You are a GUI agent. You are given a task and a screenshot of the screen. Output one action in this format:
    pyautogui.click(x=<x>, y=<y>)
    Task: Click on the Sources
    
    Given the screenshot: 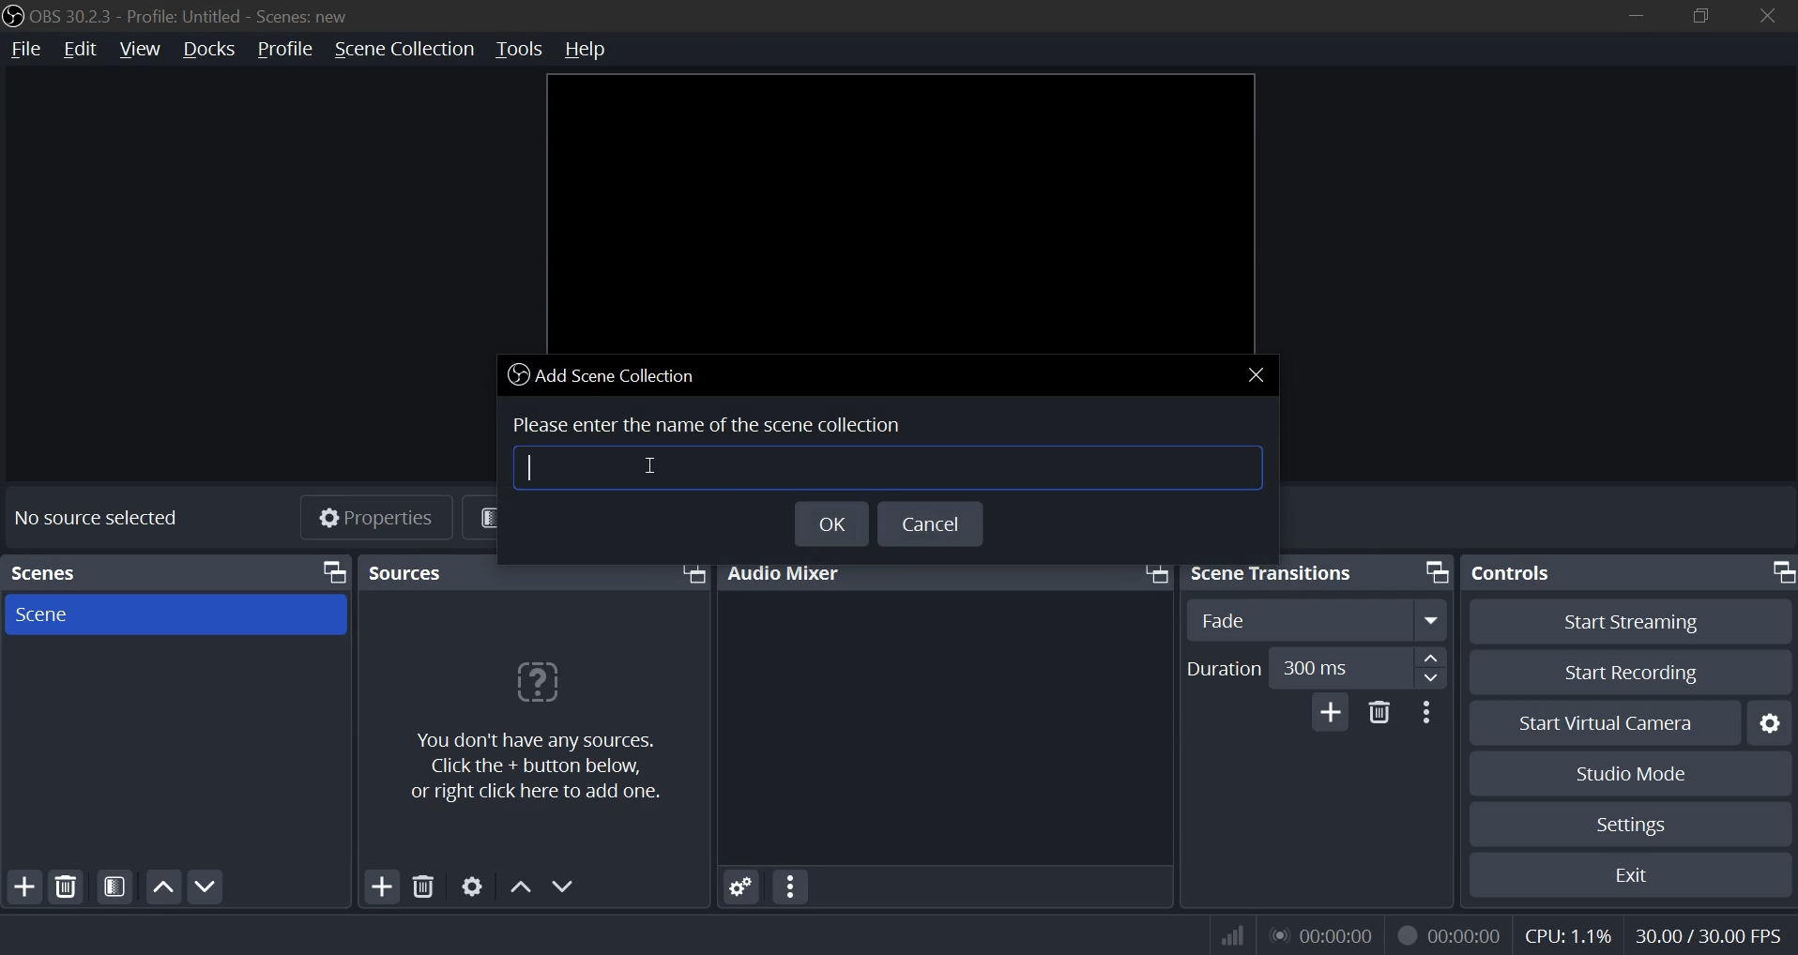 What is the action you would take?
    pyautogui.click(x=411, y=572)
    